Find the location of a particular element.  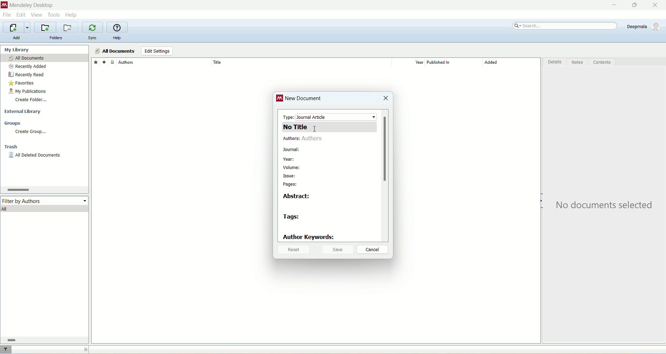

published in is located at coordinates (451, 62).